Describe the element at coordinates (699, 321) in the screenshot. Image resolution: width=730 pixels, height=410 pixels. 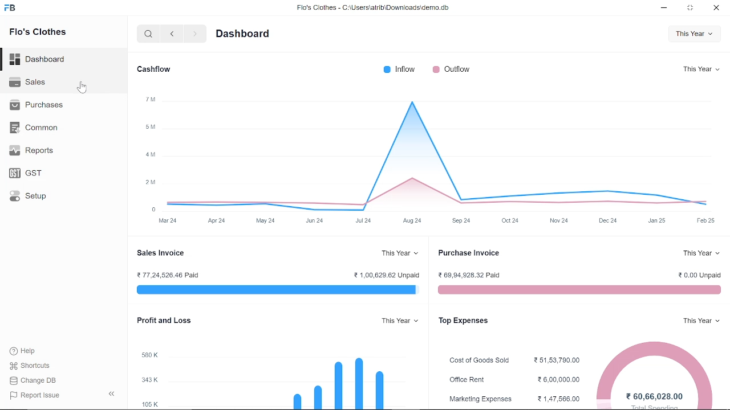
I see `this year` at that location.